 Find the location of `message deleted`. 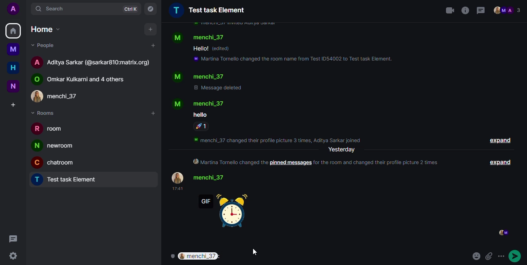

message deleted is located at coordinates (219, 88).